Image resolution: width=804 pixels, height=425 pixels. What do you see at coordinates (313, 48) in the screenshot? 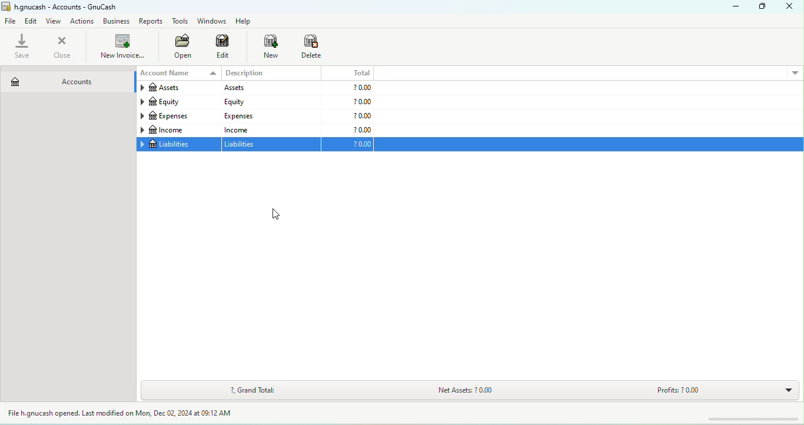
I see `delete` at bounding box center [313, 48].